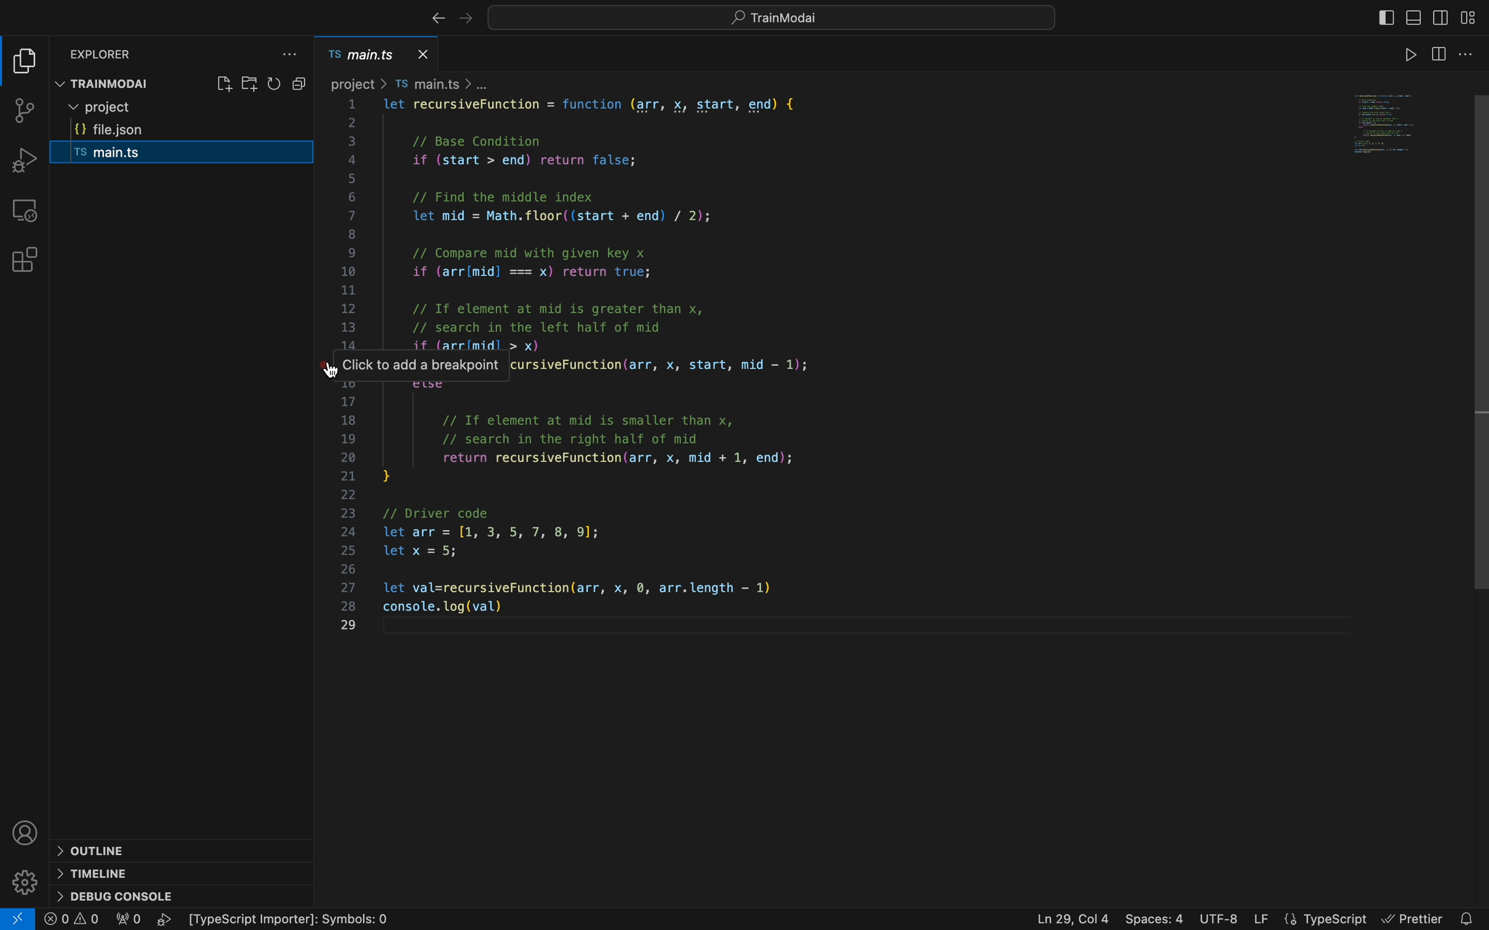 This screenshot has width=1489, height=930. Describe the element at coordinates (1467, 56) in the screenshot. I see `file settings` at that location.